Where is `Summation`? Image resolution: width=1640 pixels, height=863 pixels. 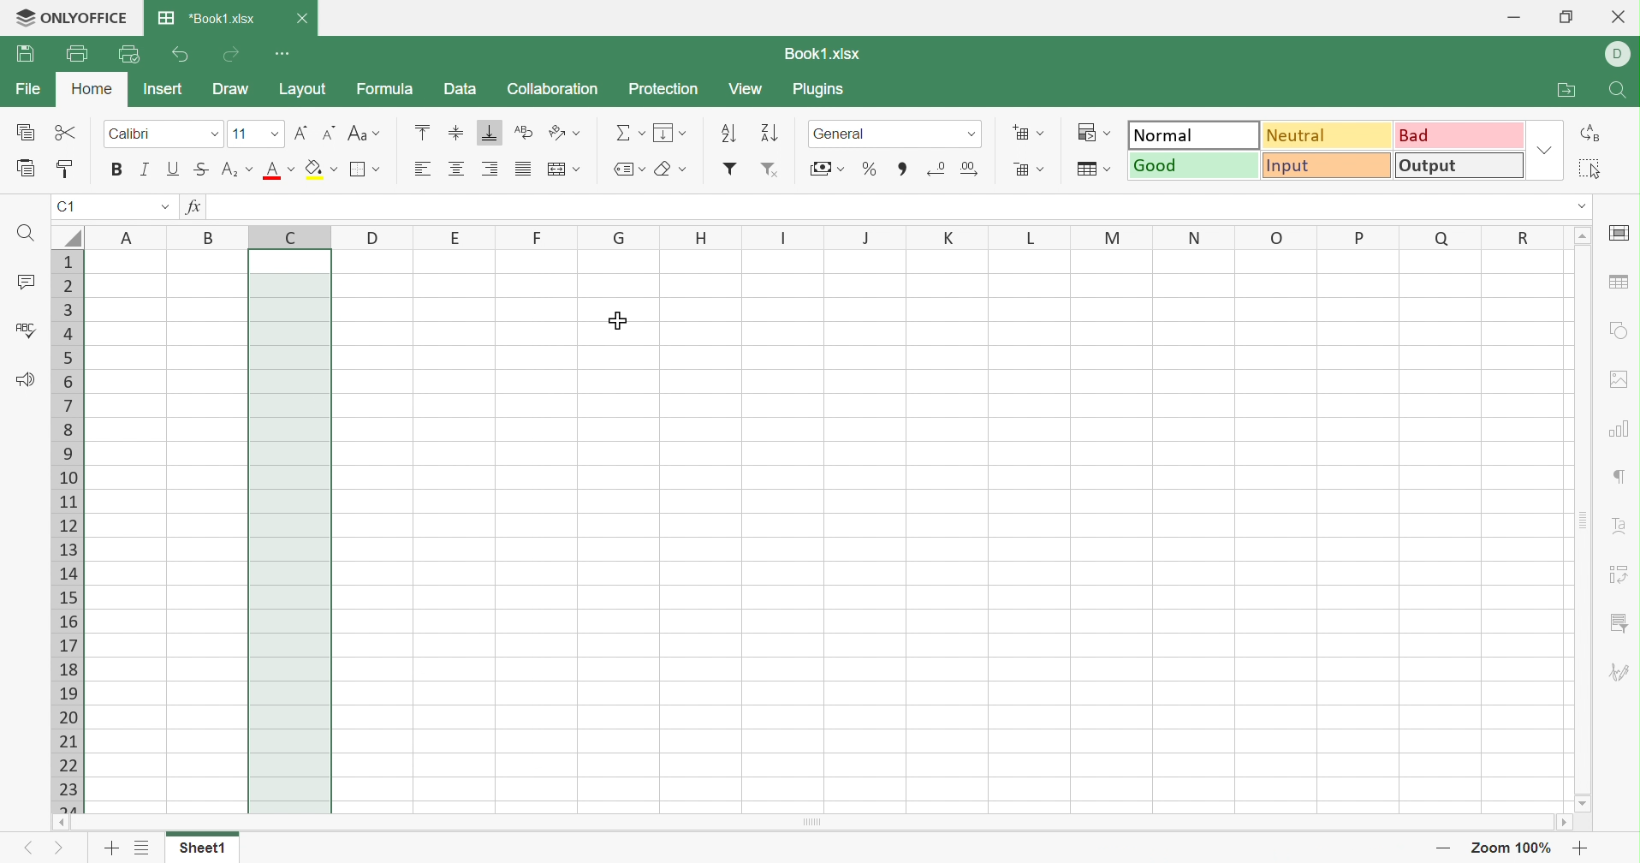
Summation is located at coordinates (622, 134).